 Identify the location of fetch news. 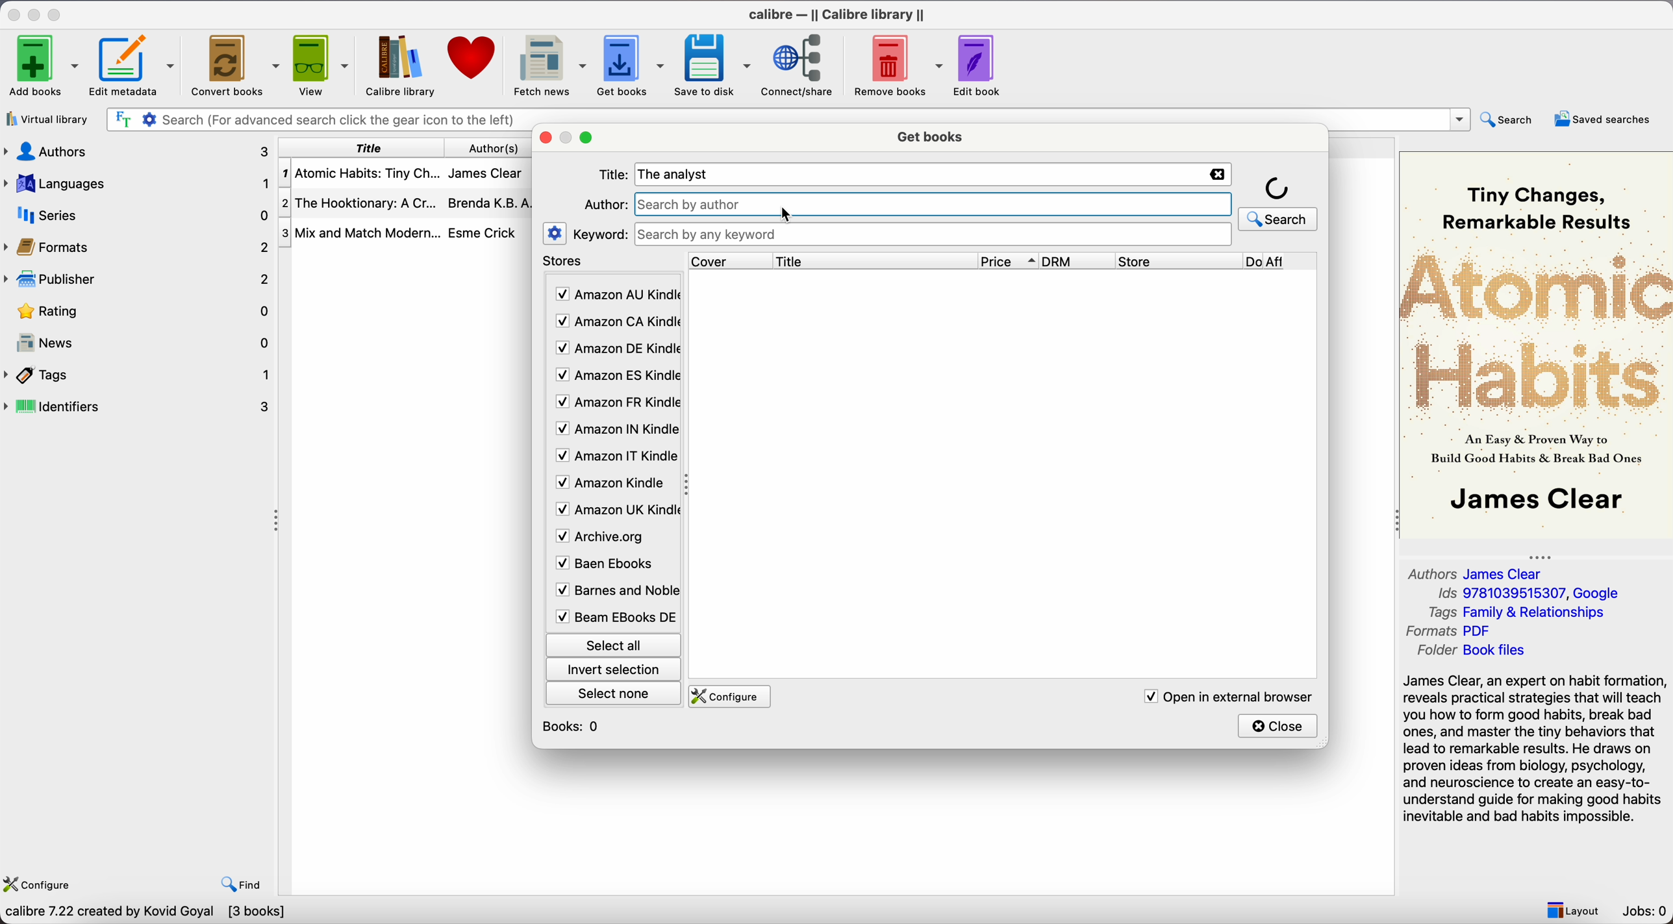
(546, 64).